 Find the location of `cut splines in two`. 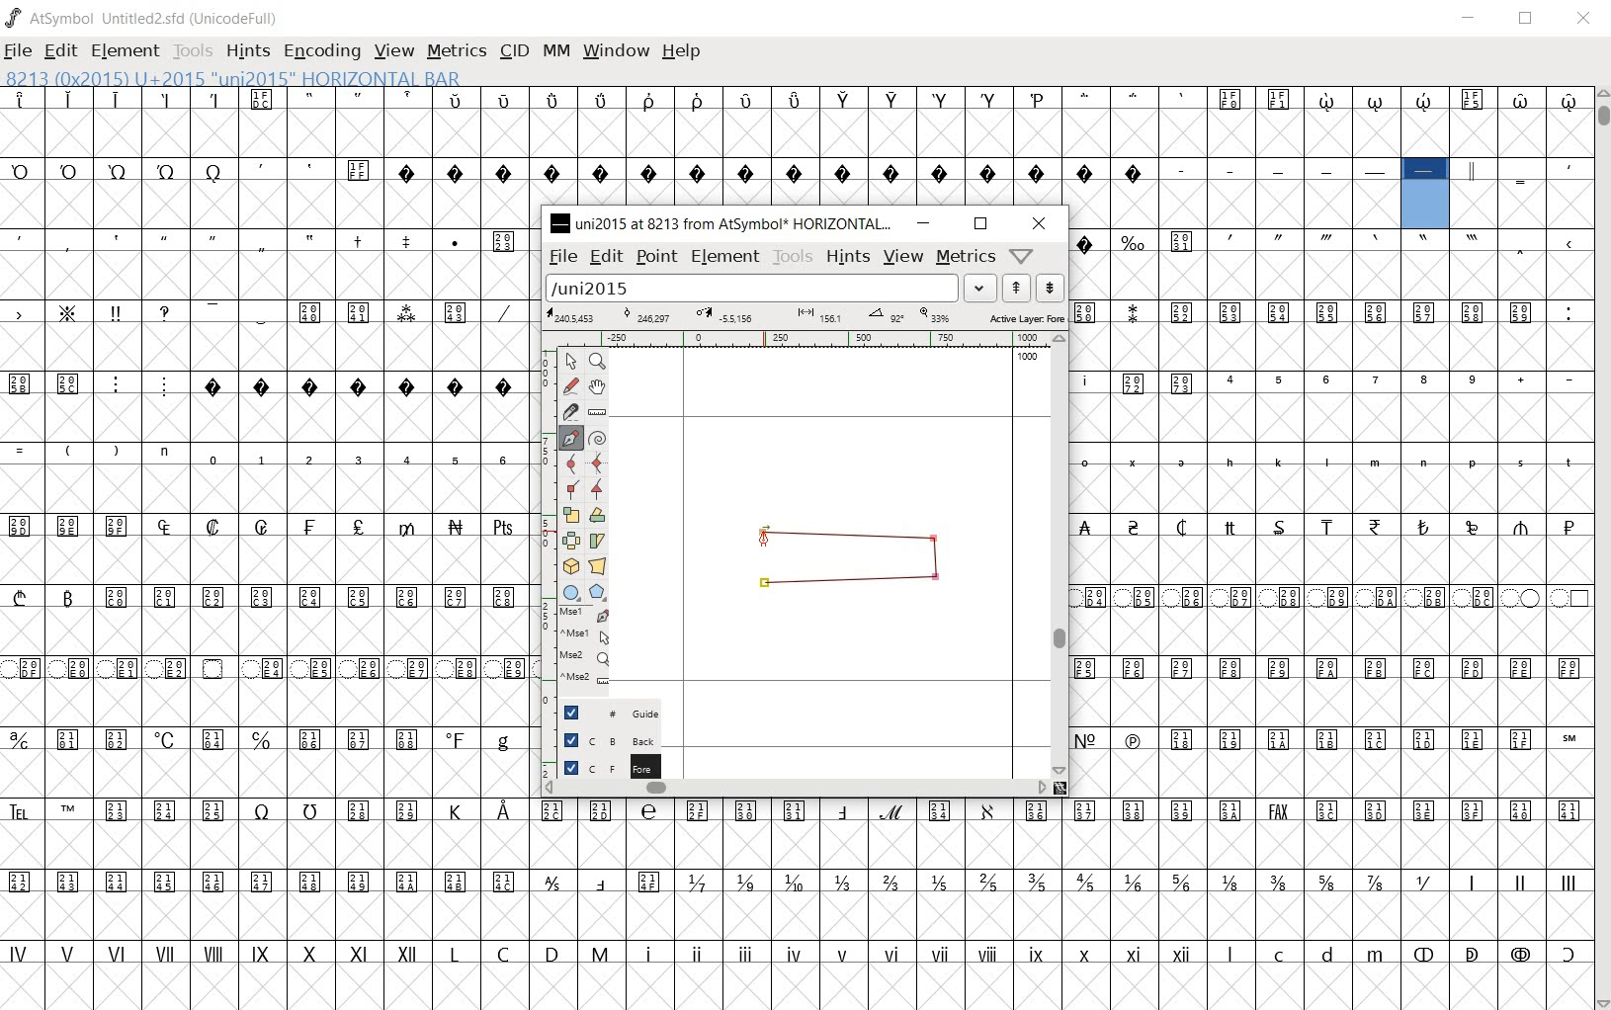

cut splines in two is located at coordinates (567, 410).